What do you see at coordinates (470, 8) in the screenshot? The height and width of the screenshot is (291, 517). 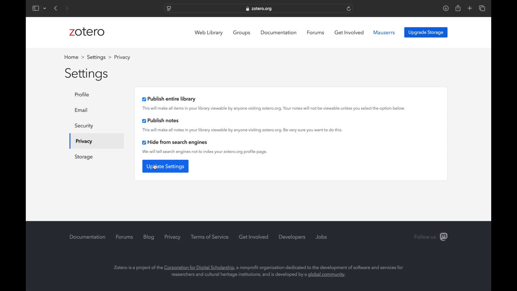 I see `new tab` at bounding box center [470, 8].